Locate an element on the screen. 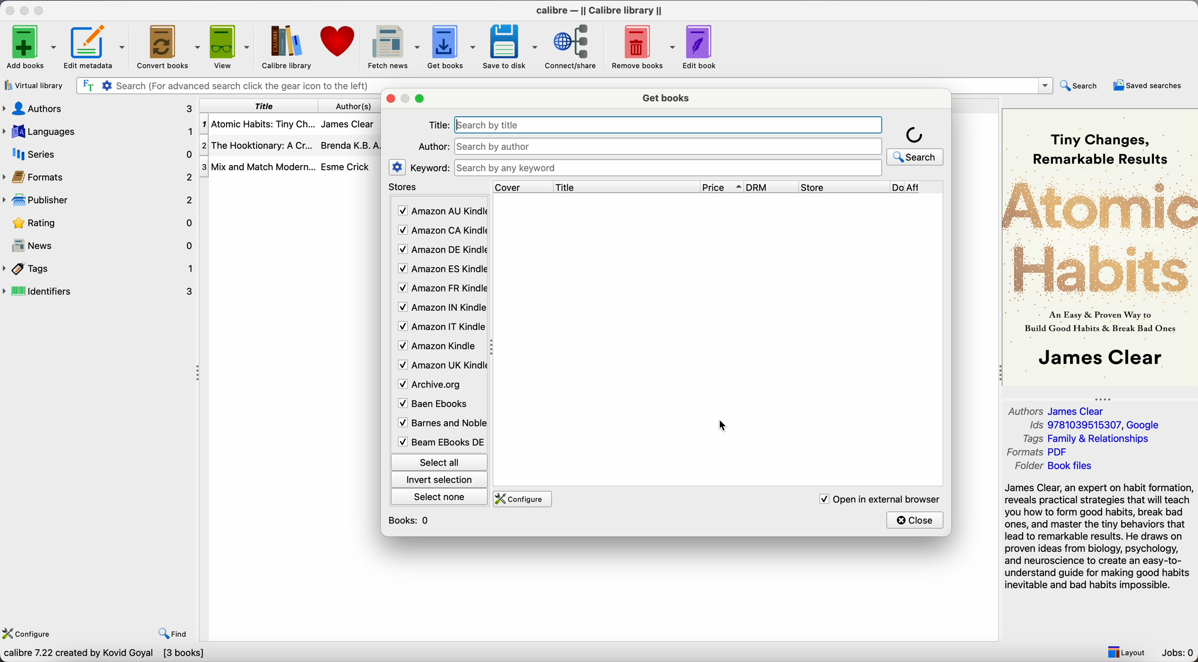  maximize is located at coordinates (420, 100).